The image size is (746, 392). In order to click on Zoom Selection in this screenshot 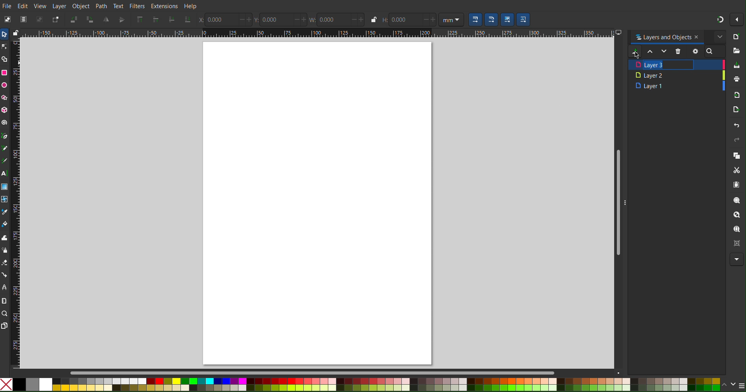, I will do `click(735, 201)`.